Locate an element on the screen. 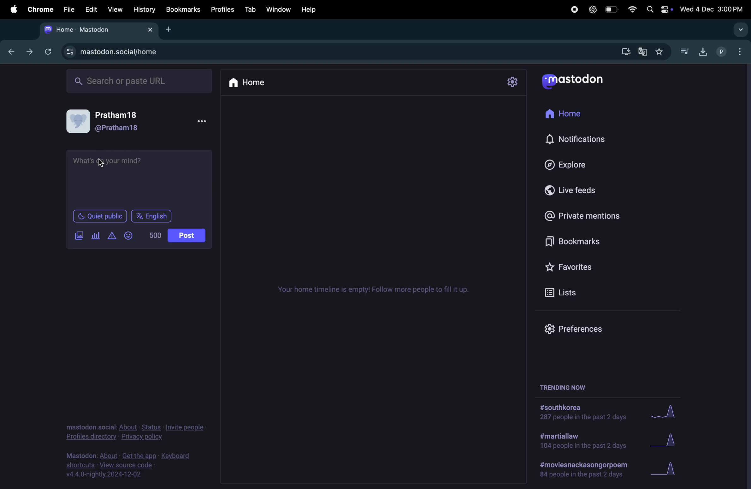  view source code is located at coordinates (130, 466).